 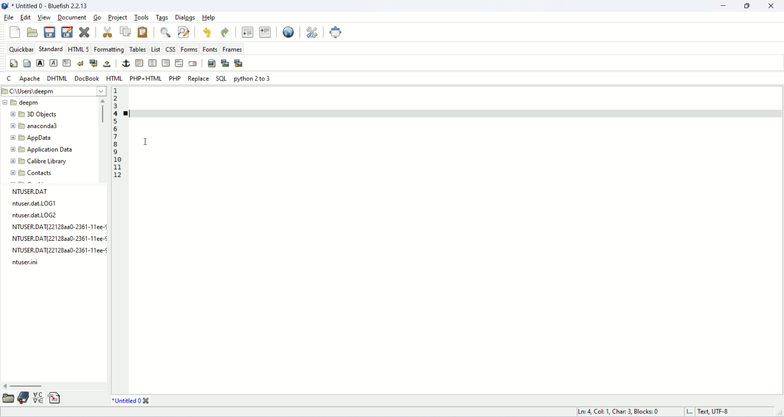 What do you see at coordinates (31, 31) in the screenshot?
I see `open file` at bounding box center [31, 31].